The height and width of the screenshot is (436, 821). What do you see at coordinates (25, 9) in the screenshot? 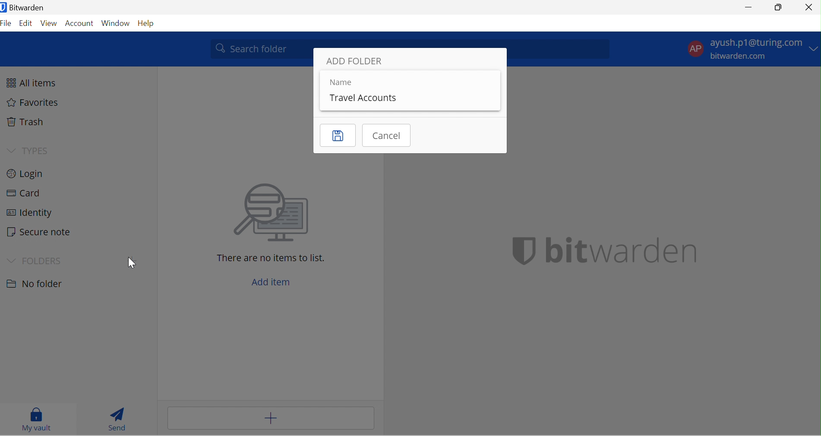
I see `Bitwarden` at bounding box center [25, 9].